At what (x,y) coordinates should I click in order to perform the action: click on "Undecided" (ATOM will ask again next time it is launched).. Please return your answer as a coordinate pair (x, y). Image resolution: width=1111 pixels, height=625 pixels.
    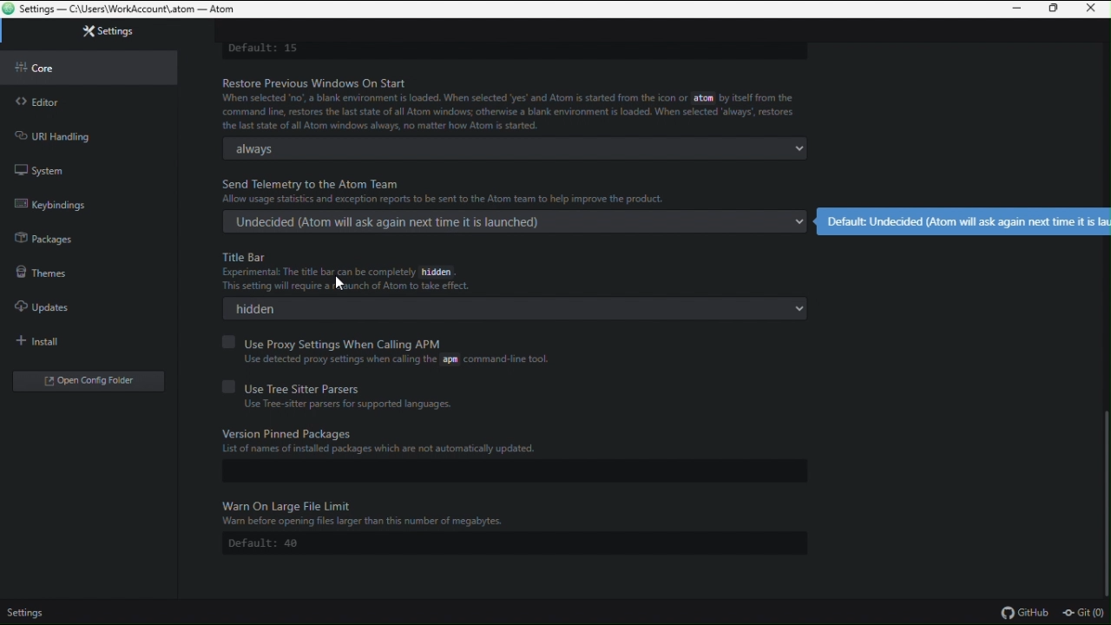
    Looking at the image, I should click on (513, 223).